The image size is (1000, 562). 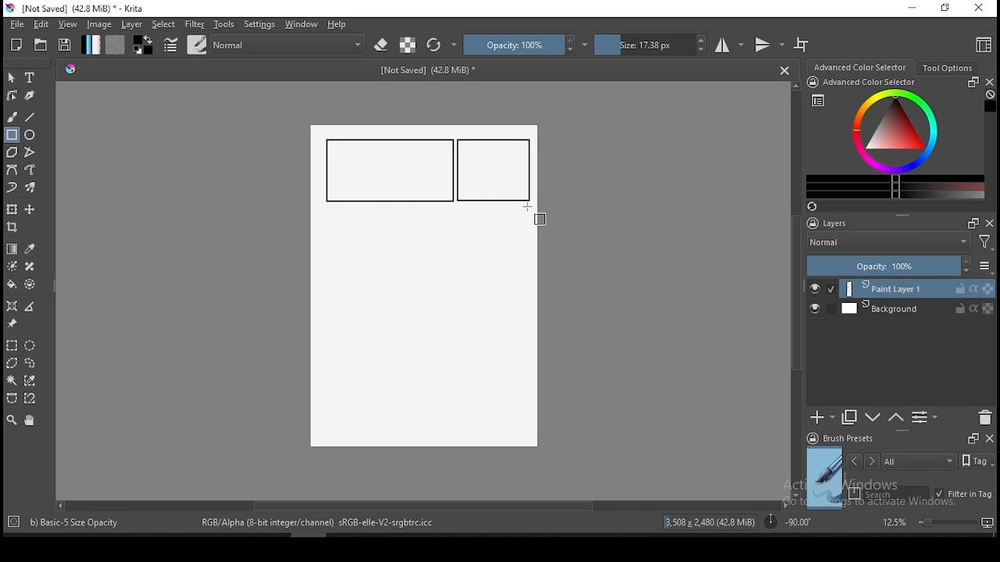 I want to click on assistant tool, so click(x=12, y=306).